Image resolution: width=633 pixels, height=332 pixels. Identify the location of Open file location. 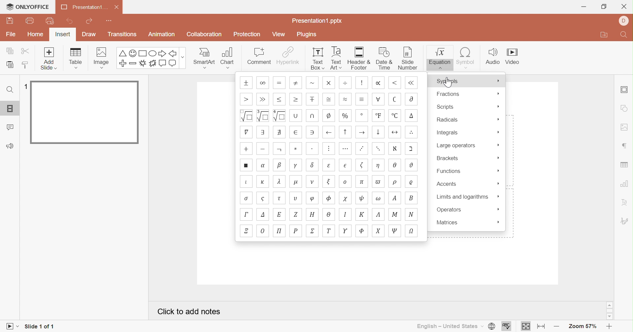
(604, 36).